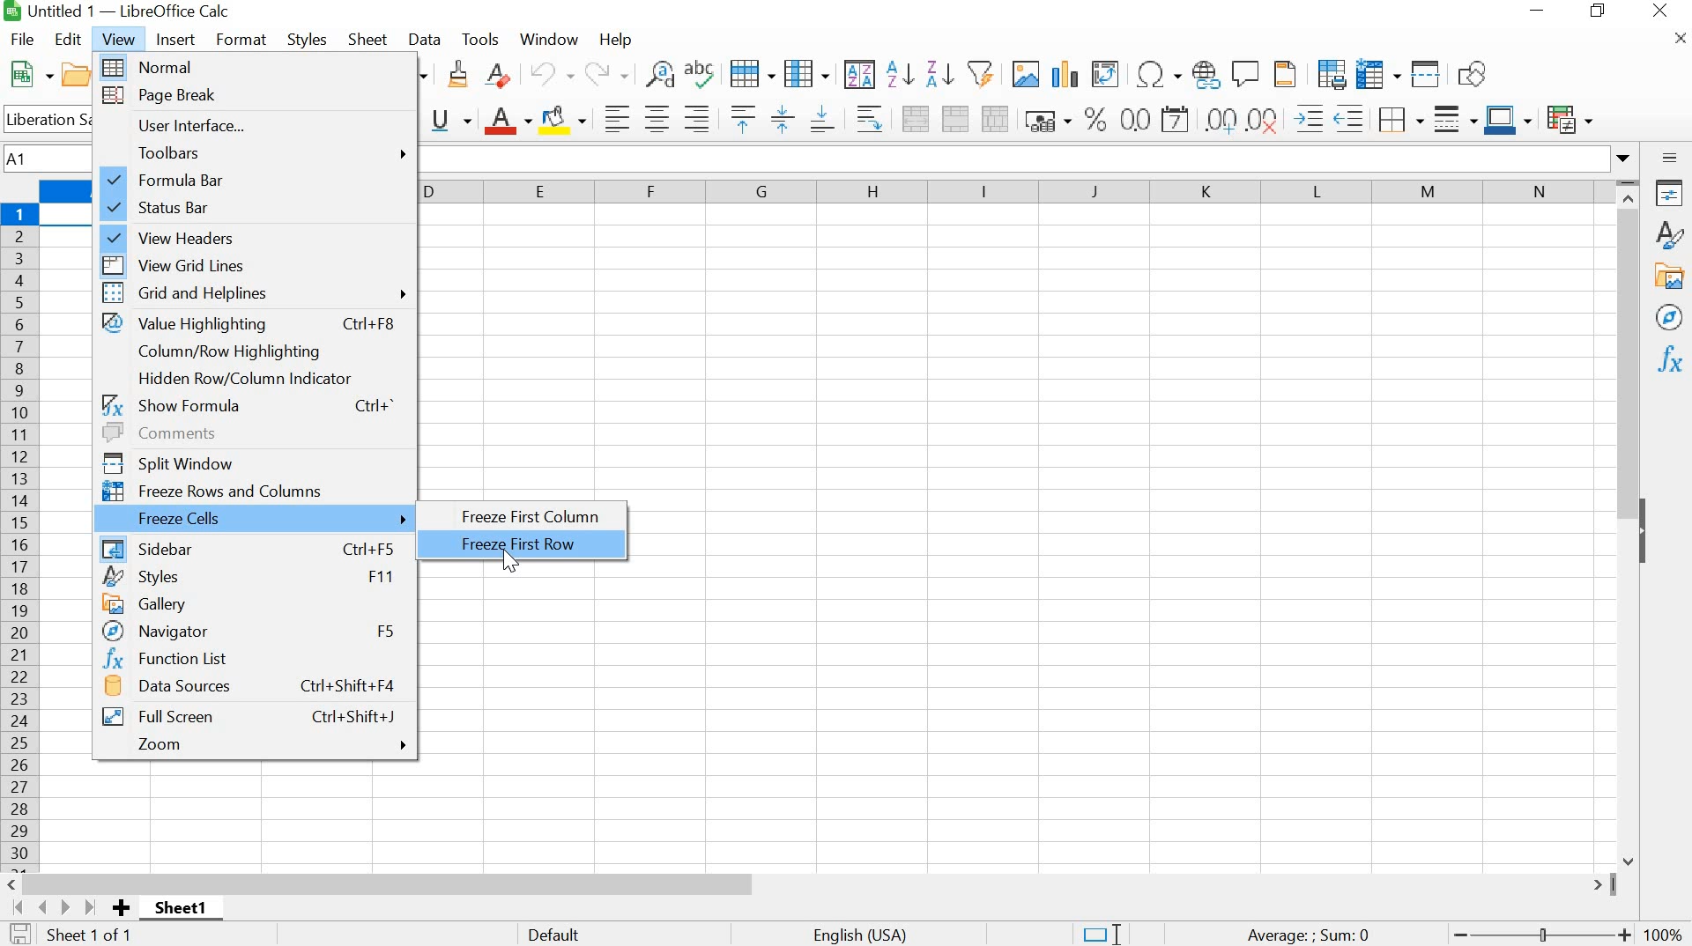 Image resolution: width=1692 pixels, height=946 pixels. What do you see at coordinates (602, 933) in the screenshot?
I see `DEFAULT` at bounding box center [602, 933].